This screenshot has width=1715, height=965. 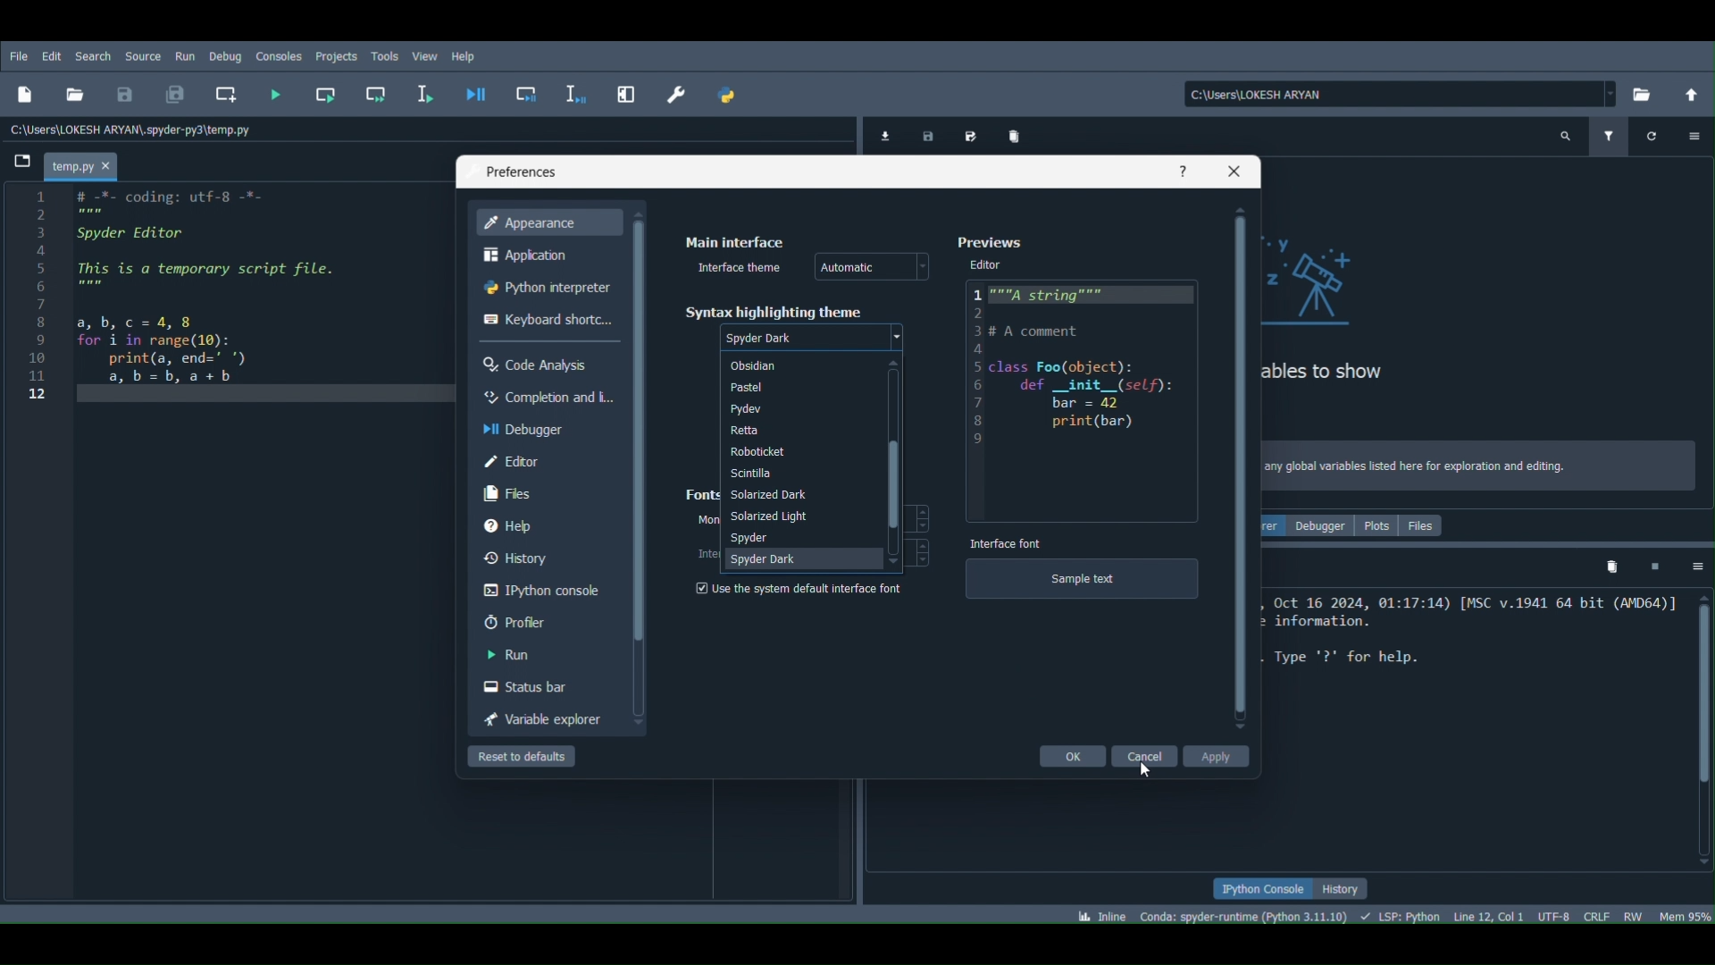 What do you see at coordinates (541, 250) in the screenshot?
I see `Application` at bounding box center [541, 250].